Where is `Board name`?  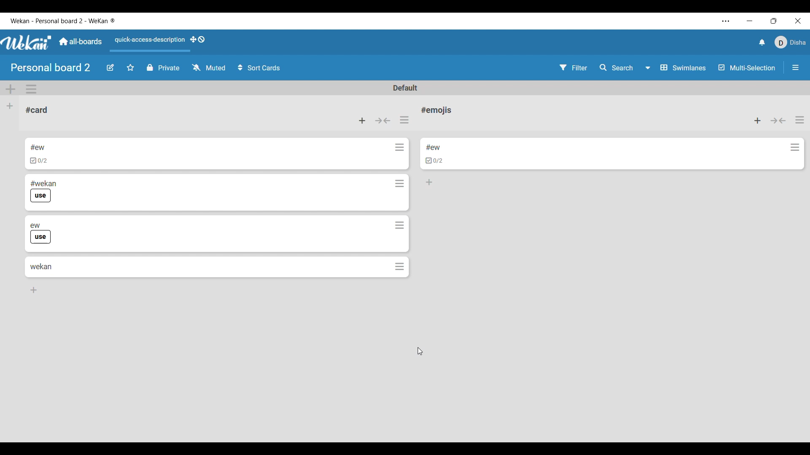
Board name is located at coordinates (51, 67).